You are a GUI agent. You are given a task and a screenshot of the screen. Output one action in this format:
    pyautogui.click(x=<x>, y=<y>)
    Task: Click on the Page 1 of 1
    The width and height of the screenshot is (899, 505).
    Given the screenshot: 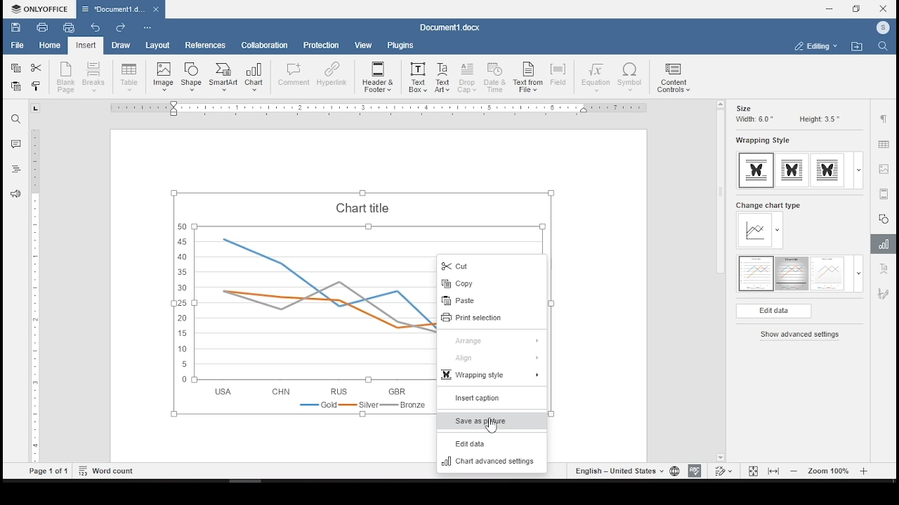 What is the action you would take?
    pyautogui.click(x=48, y=471)
    